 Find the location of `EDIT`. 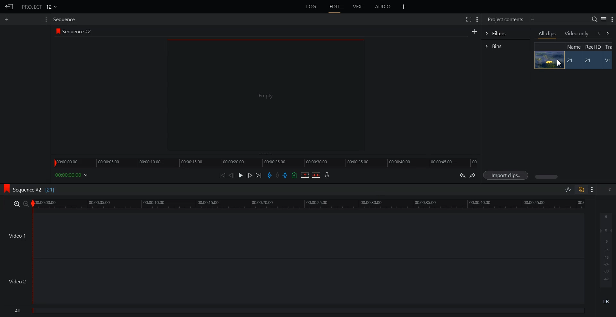

EDIT is located at coordinates (335, 7).